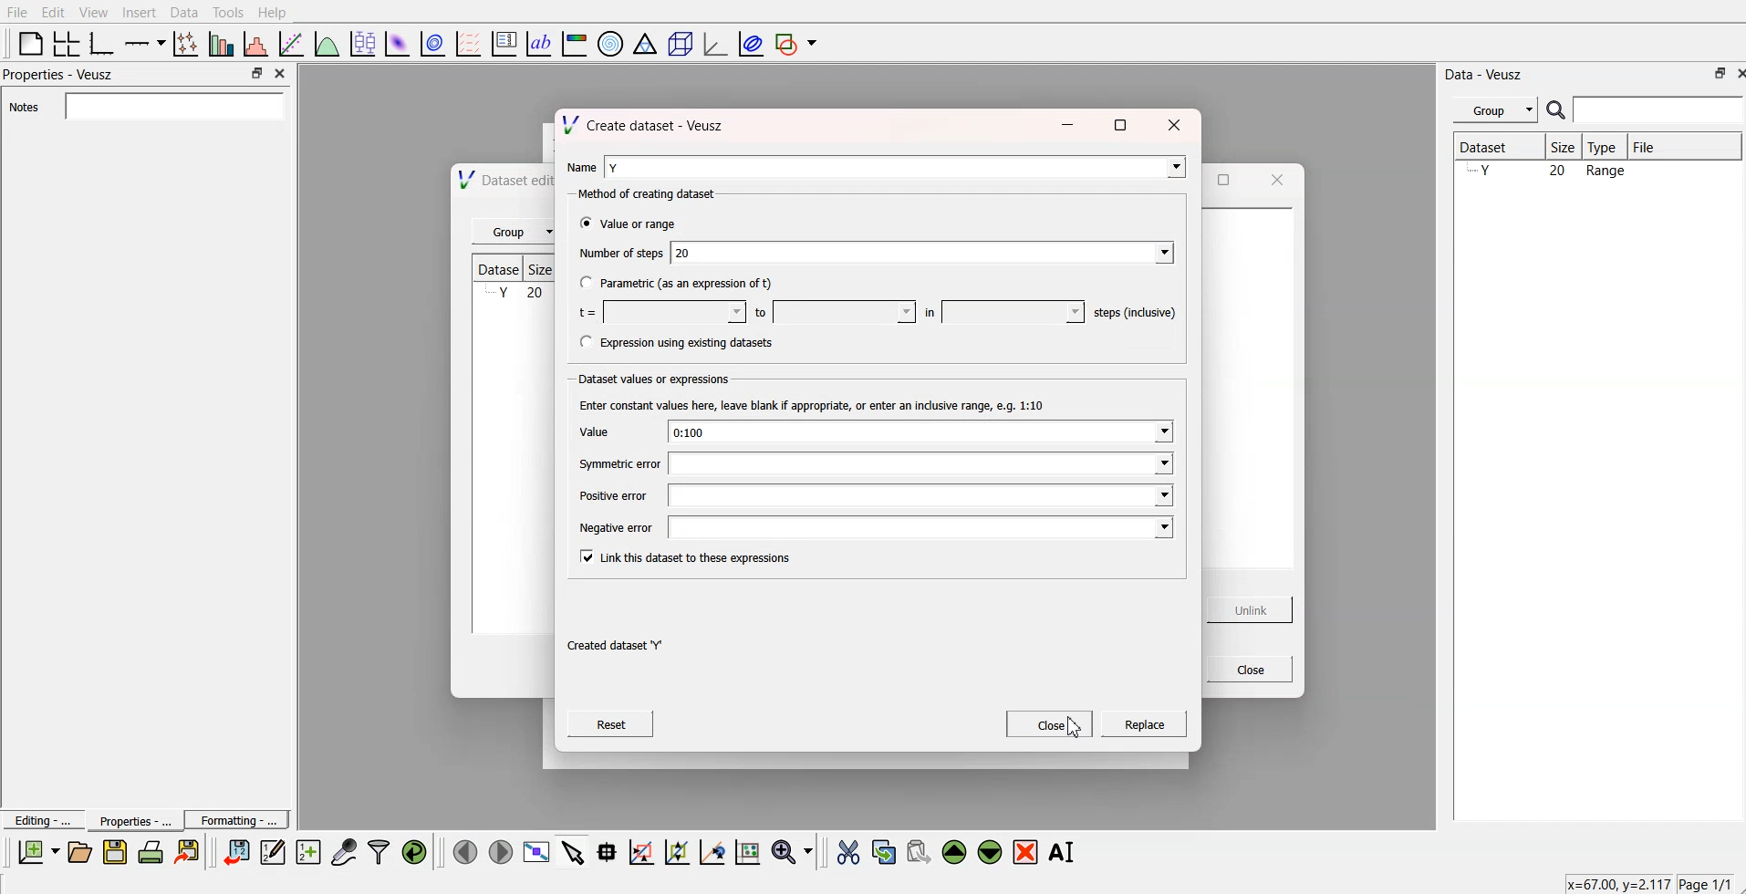 The width and height of the screenshot is (1746, 894). What do you see at coordinates (680, 42) in the screenshot?
I see `3D scene` at bounding box center [680, 42].